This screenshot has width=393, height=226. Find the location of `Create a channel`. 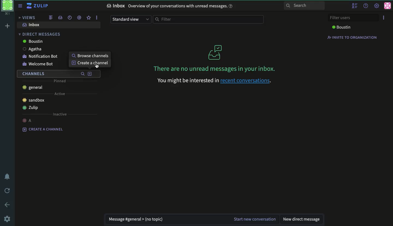

Create a channel is located at coordinates (92, 63).